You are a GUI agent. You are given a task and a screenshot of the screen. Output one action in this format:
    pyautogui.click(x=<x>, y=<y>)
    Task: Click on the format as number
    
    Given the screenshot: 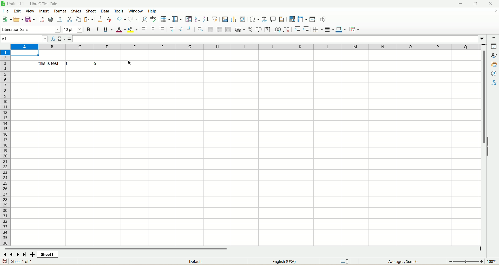 What is the action you would take?
    pyautogui.click(x=259, y=30)
    